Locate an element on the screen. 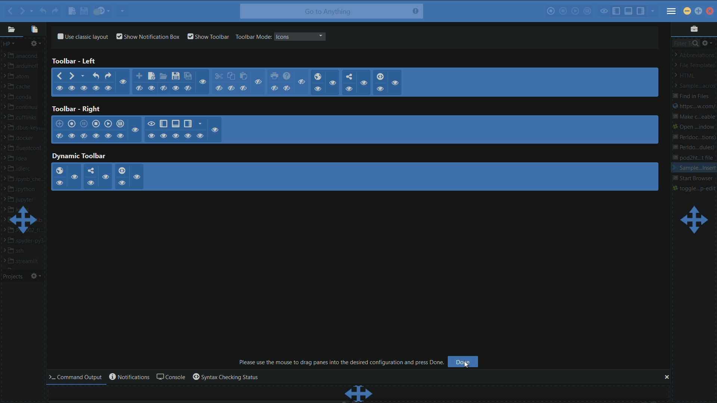  stop macro is located at coordinates (96, 124).